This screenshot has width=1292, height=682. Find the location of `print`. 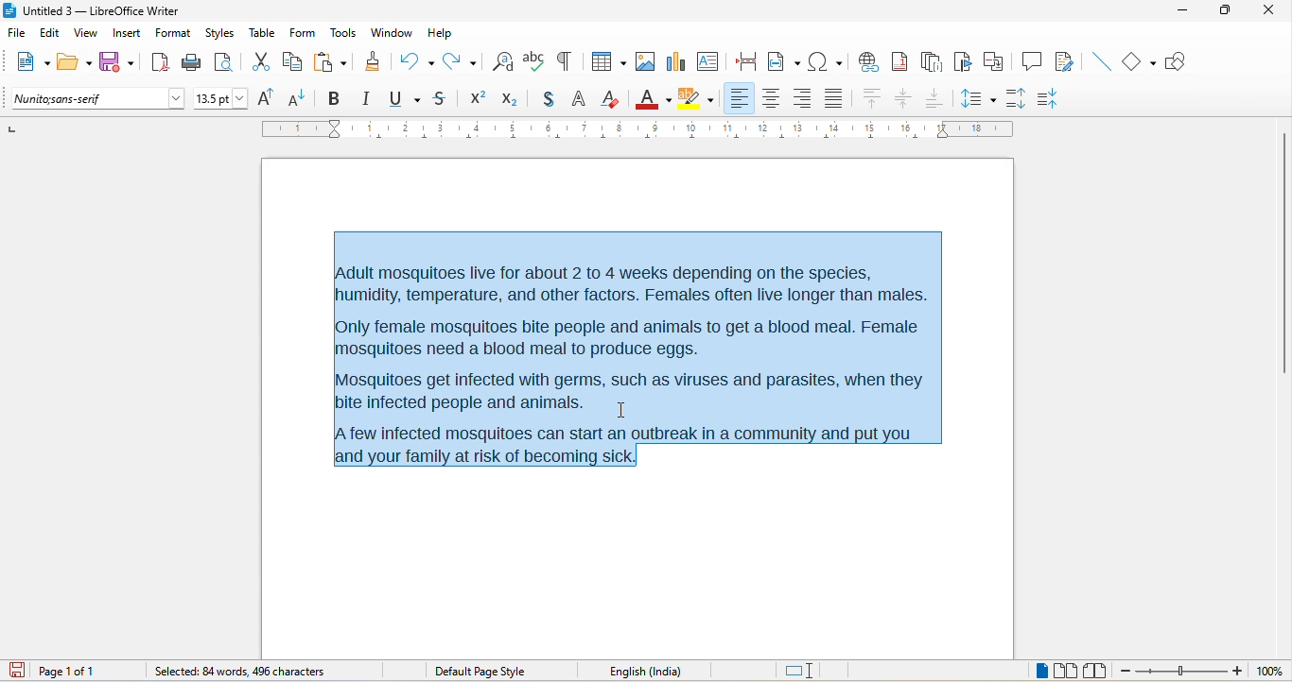

print is located at coordinates (192, 63).